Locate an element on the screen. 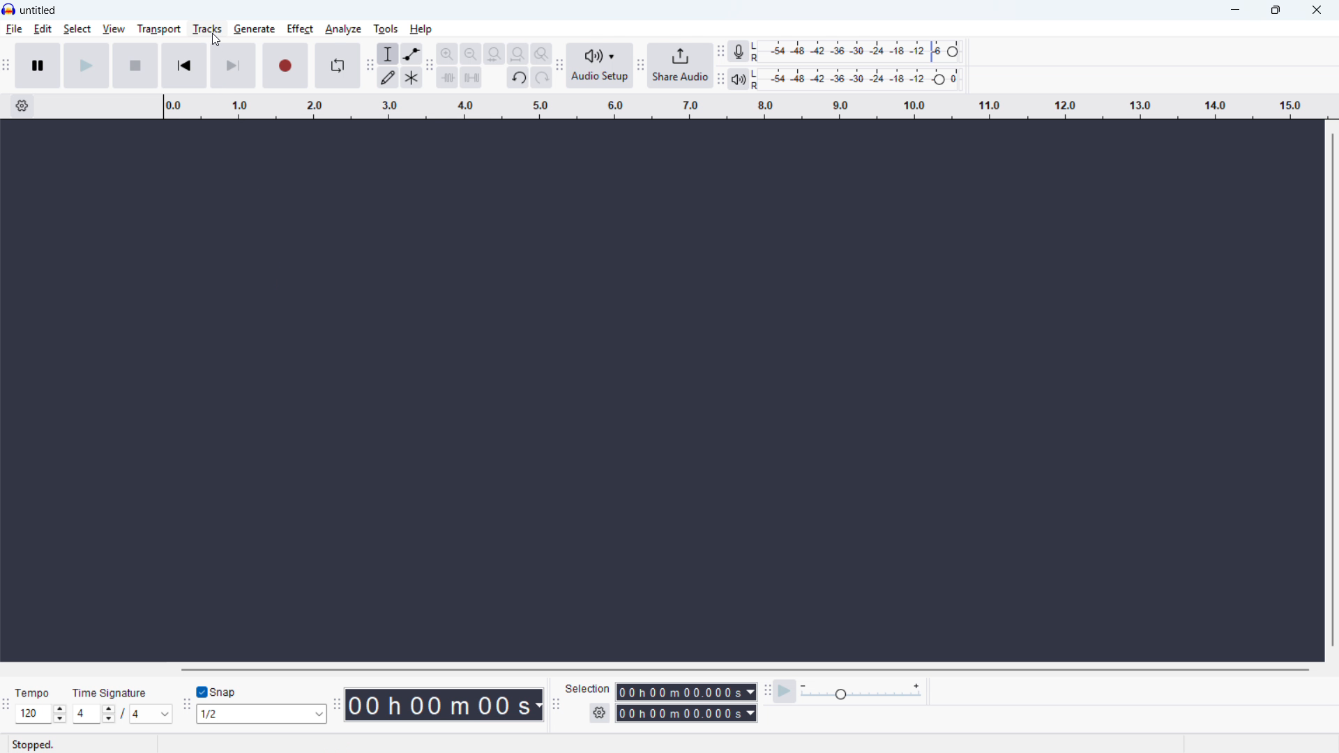 This screenshot has width=1339, height=753. Vertical scroll bar  is located at coordinates (1333, 388).